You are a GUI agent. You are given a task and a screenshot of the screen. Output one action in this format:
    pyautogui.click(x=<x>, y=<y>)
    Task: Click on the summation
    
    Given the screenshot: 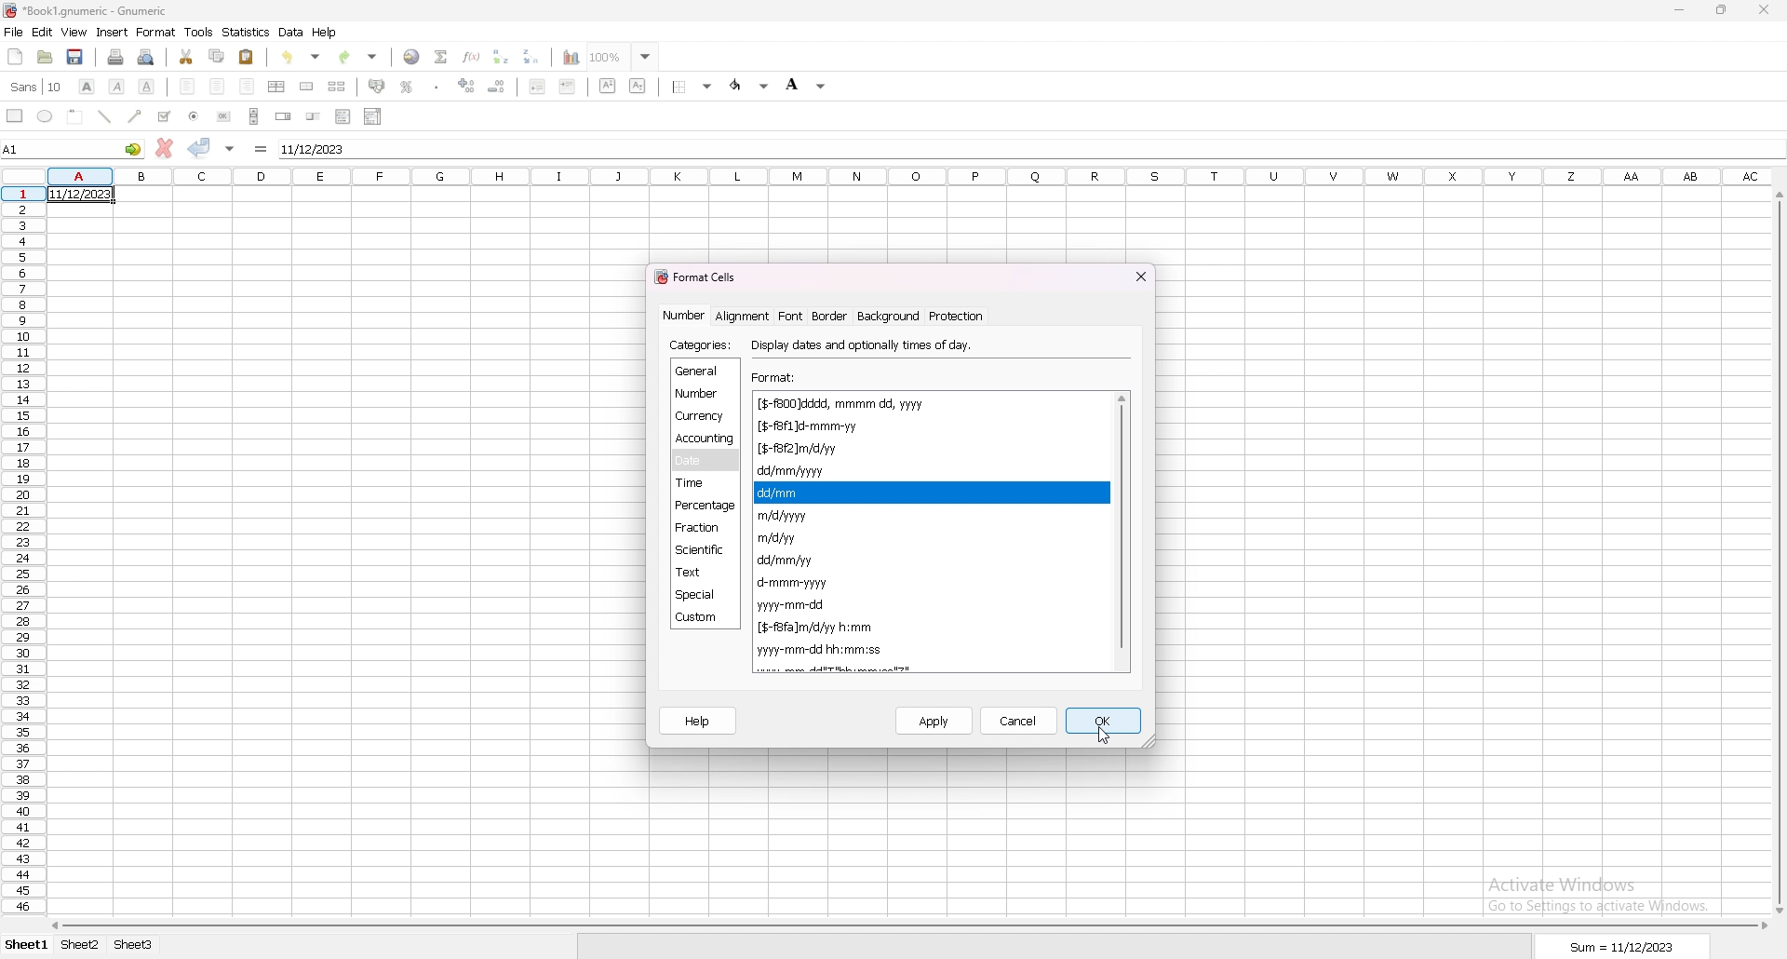 What is the action you would take?
    pyautogui.click(x=442, y=56)
    